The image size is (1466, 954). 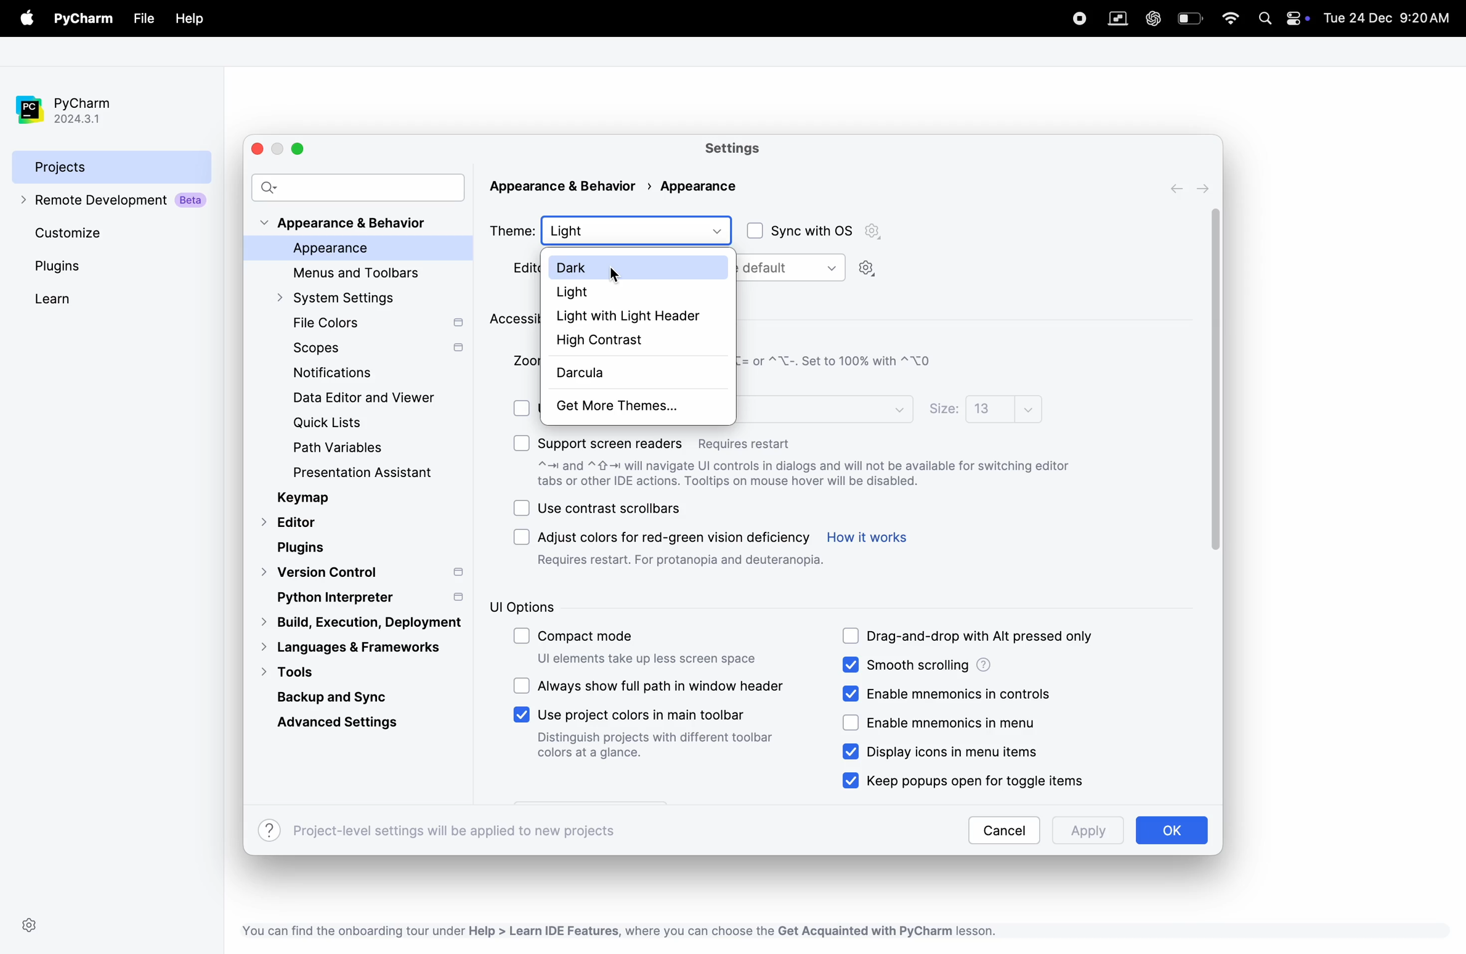 What do you see at coordinates (825, 407) in the screenshot?
I see `inter` at bounding box center [825, 407].